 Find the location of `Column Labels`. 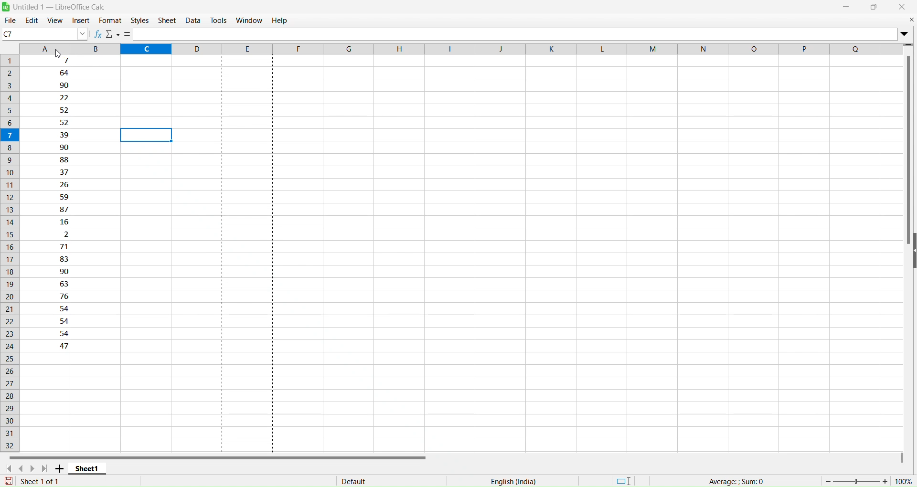

Column Labels is located at coordinates (459, 48).